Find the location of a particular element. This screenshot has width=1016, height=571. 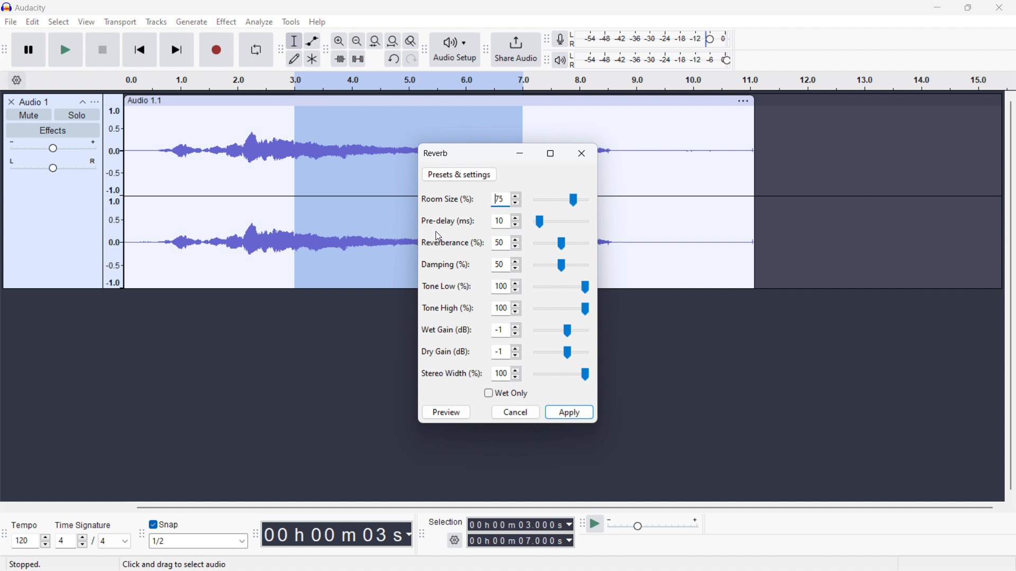

50 is located at coordinates (506, 243).